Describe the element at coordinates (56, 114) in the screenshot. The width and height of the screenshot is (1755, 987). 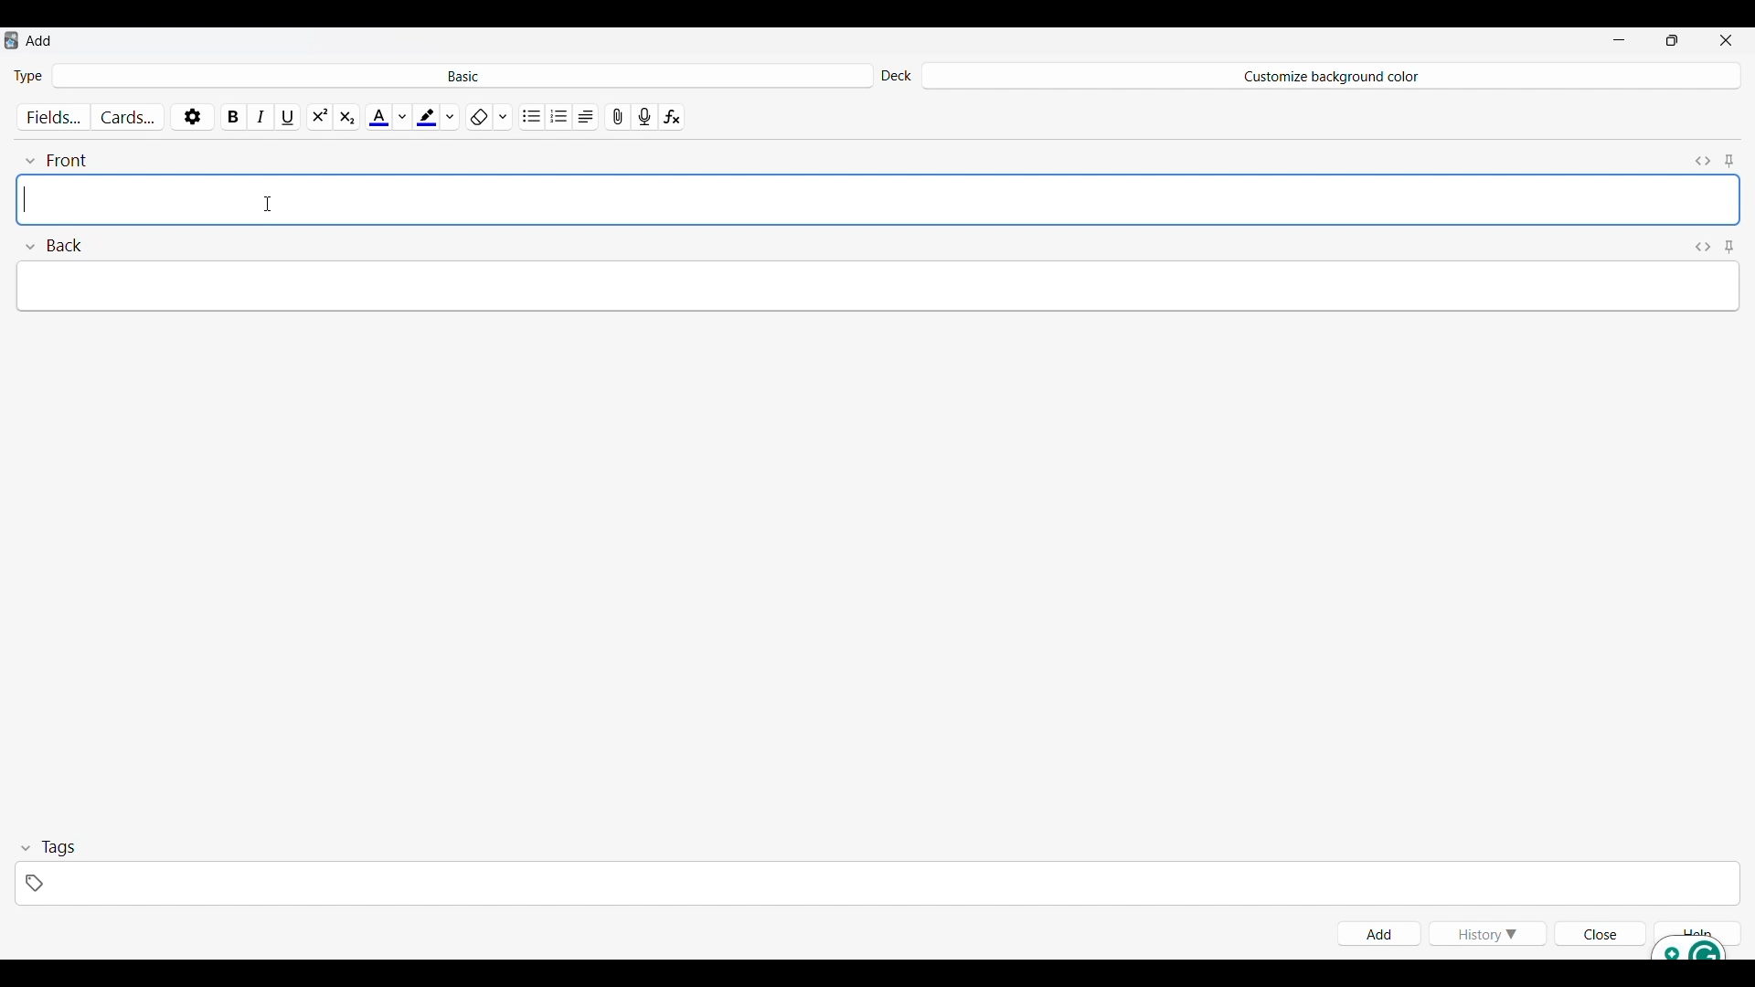
I see `Customize fields` at that location.